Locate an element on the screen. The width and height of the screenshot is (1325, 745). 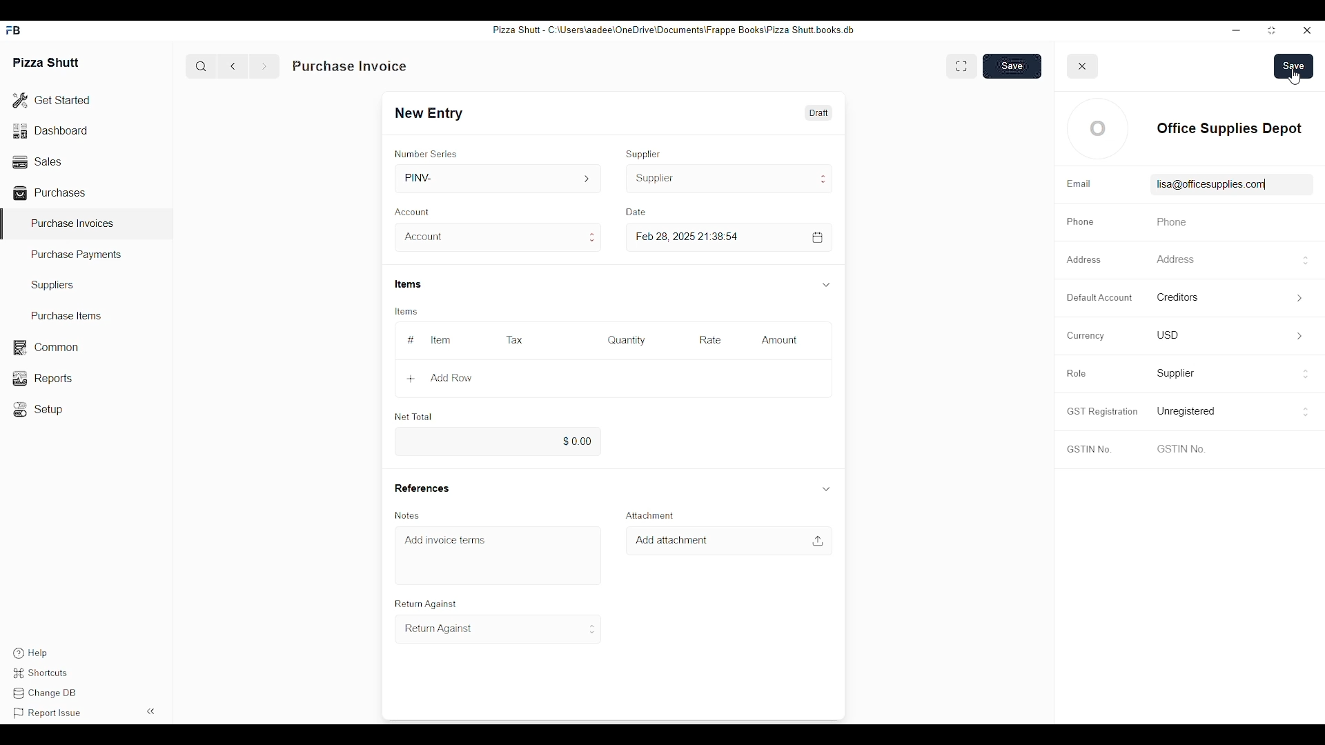
Profile photo is located at coordinates (1098, 128).